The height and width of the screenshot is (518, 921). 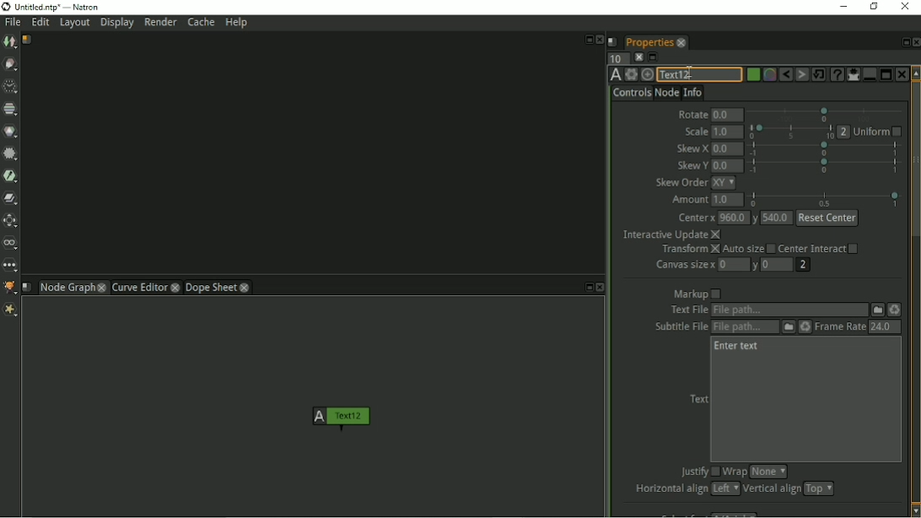 I want to click on Markup, so click(x=697, y=294).